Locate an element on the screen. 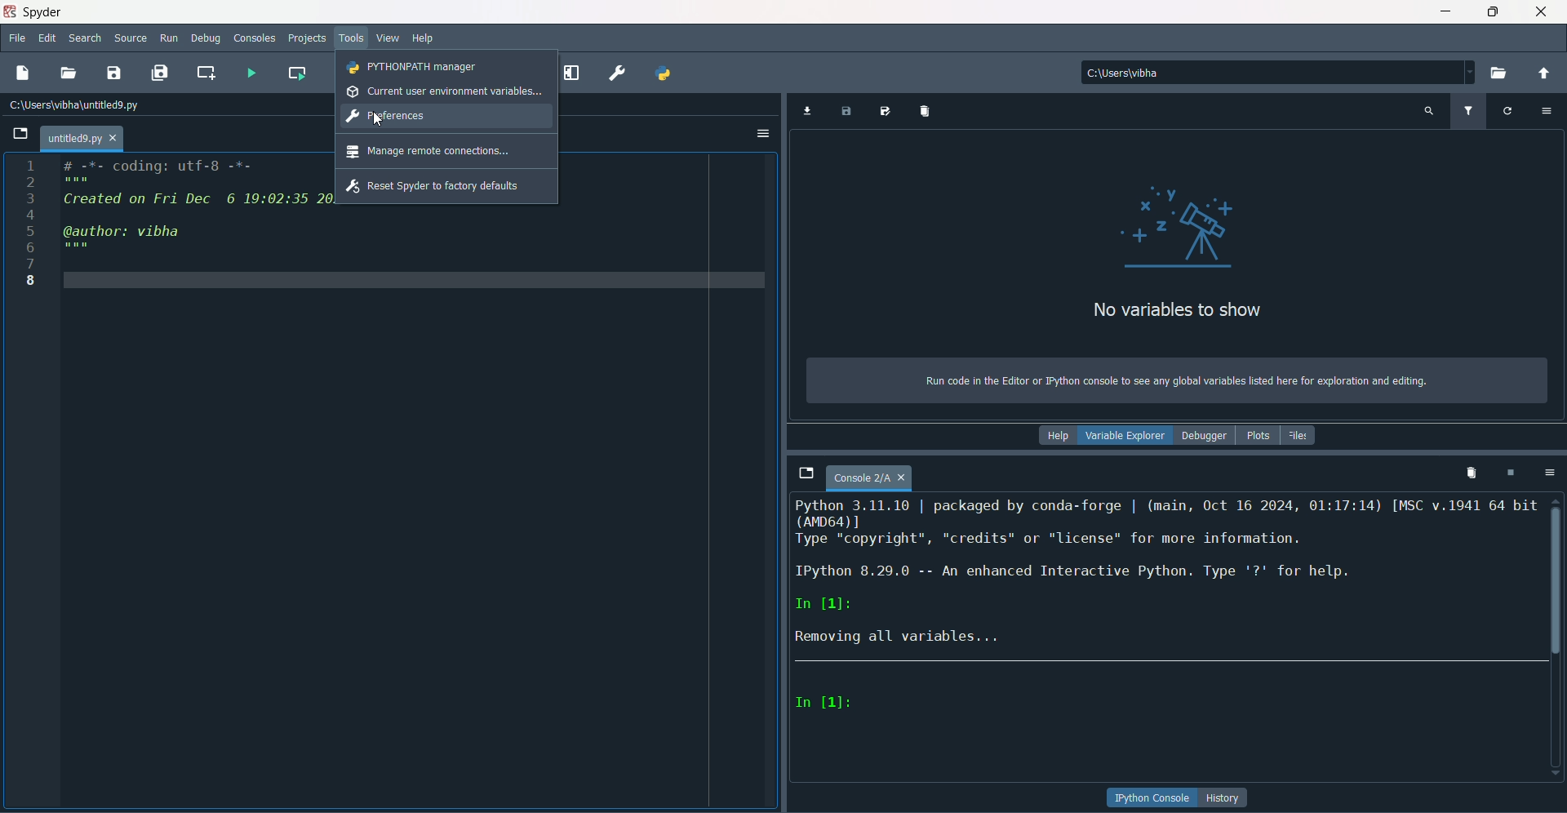 Image resolution: width=1567 pixels, height=813 pixels. reset spyder is located at coordinates (433, 187).